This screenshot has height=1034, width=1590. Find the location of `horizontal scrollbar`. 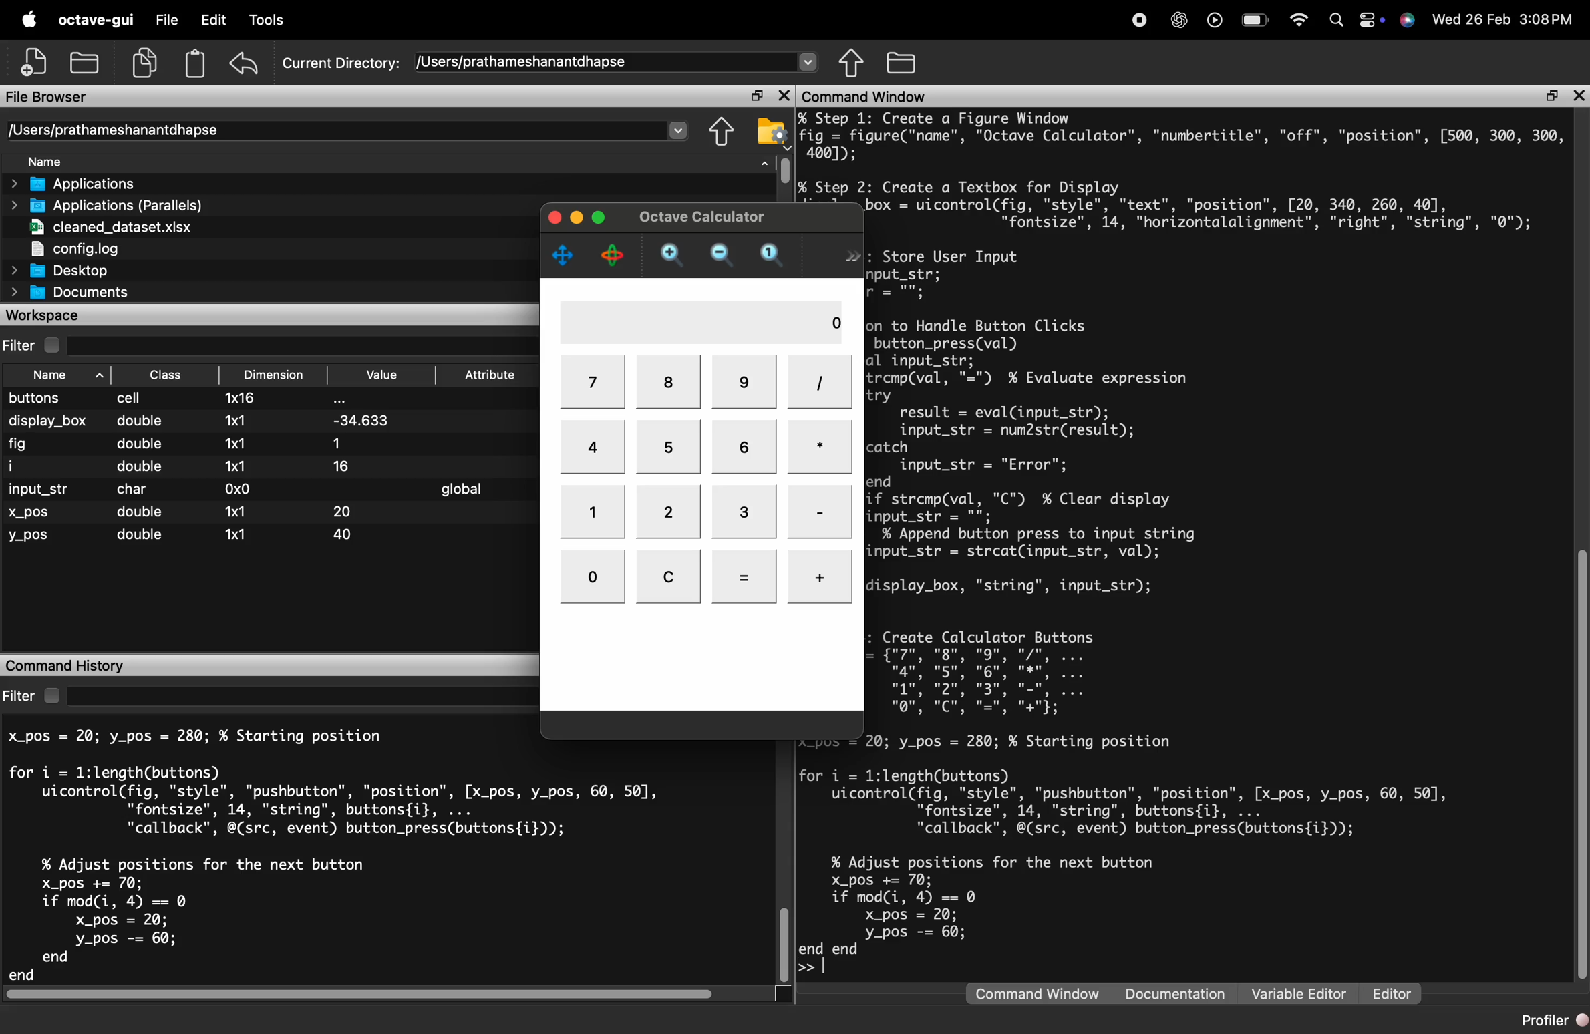

horizontal scrollbar is located at coordinates (359, 994).